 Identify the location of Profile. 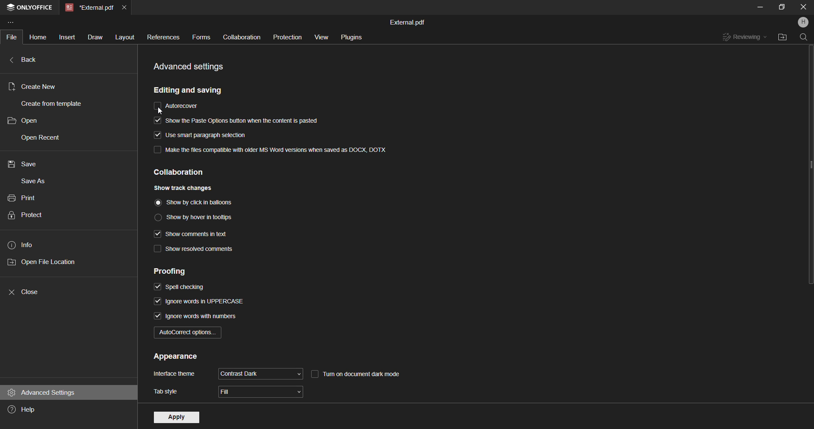
(804, 22).